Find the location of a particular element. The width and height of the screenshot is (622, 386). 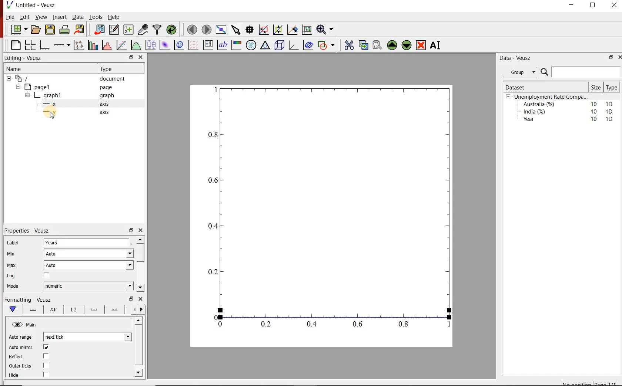

add a shapes is located at coordinates (326, 45).